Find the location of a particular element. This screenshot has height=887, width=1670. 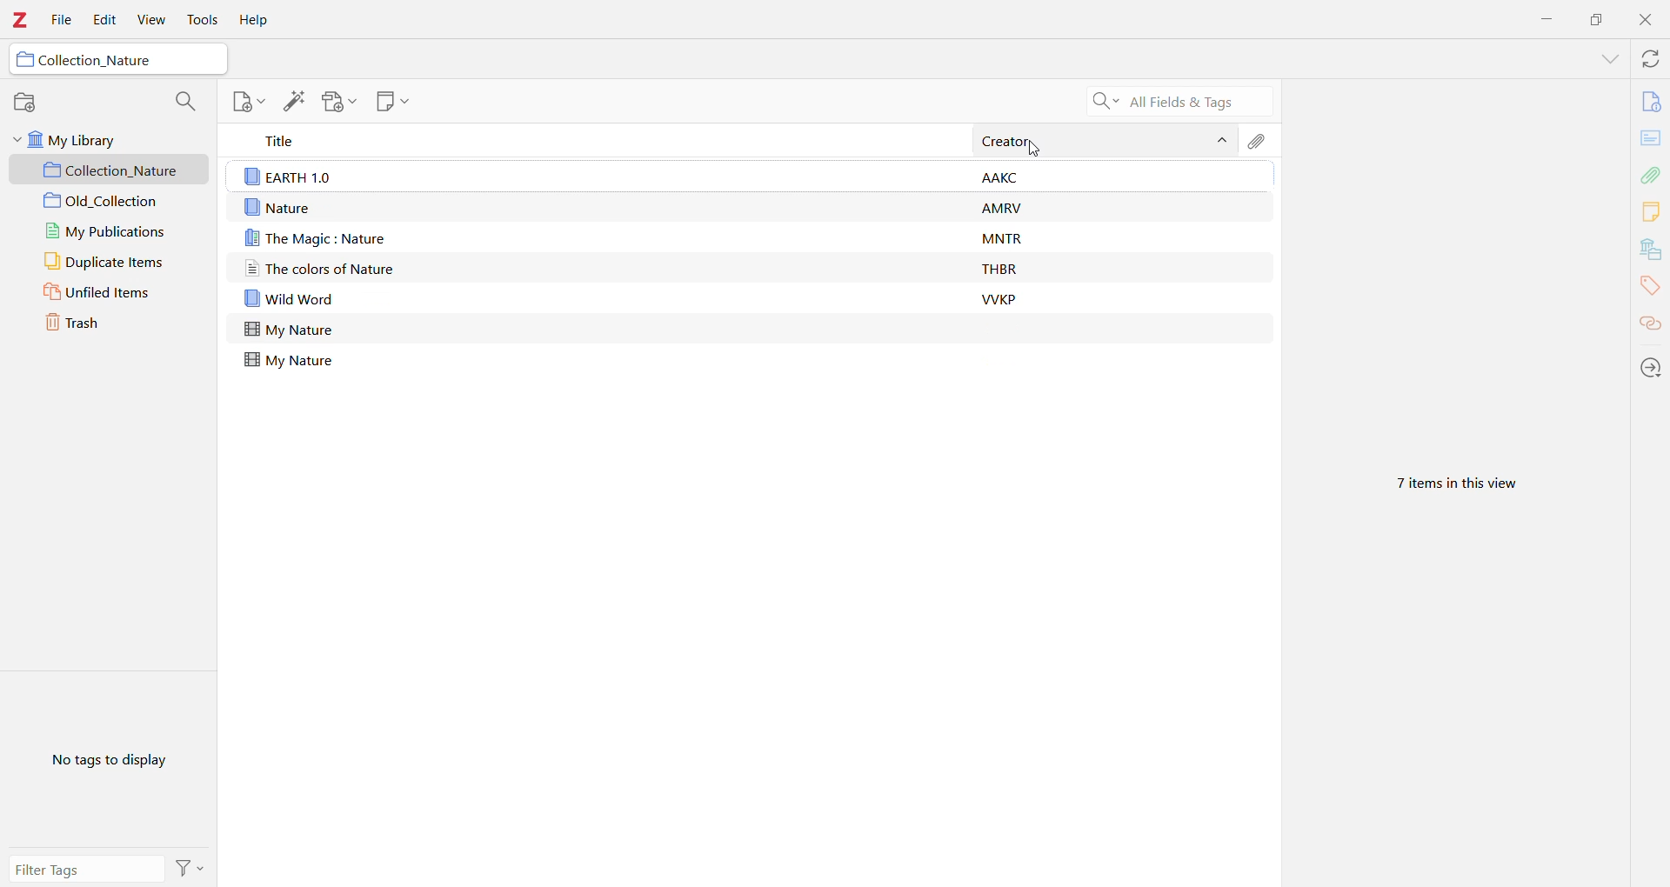

Earth 1.0 is located at coordinates (289, 176).